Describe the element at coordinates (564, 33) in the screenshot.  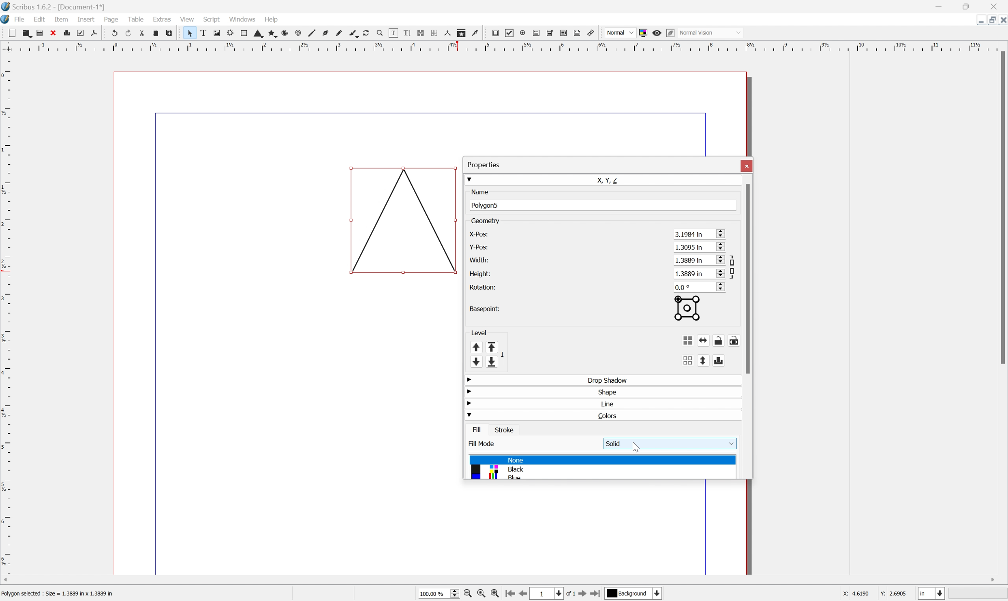
I see `PDF list box` at that location.